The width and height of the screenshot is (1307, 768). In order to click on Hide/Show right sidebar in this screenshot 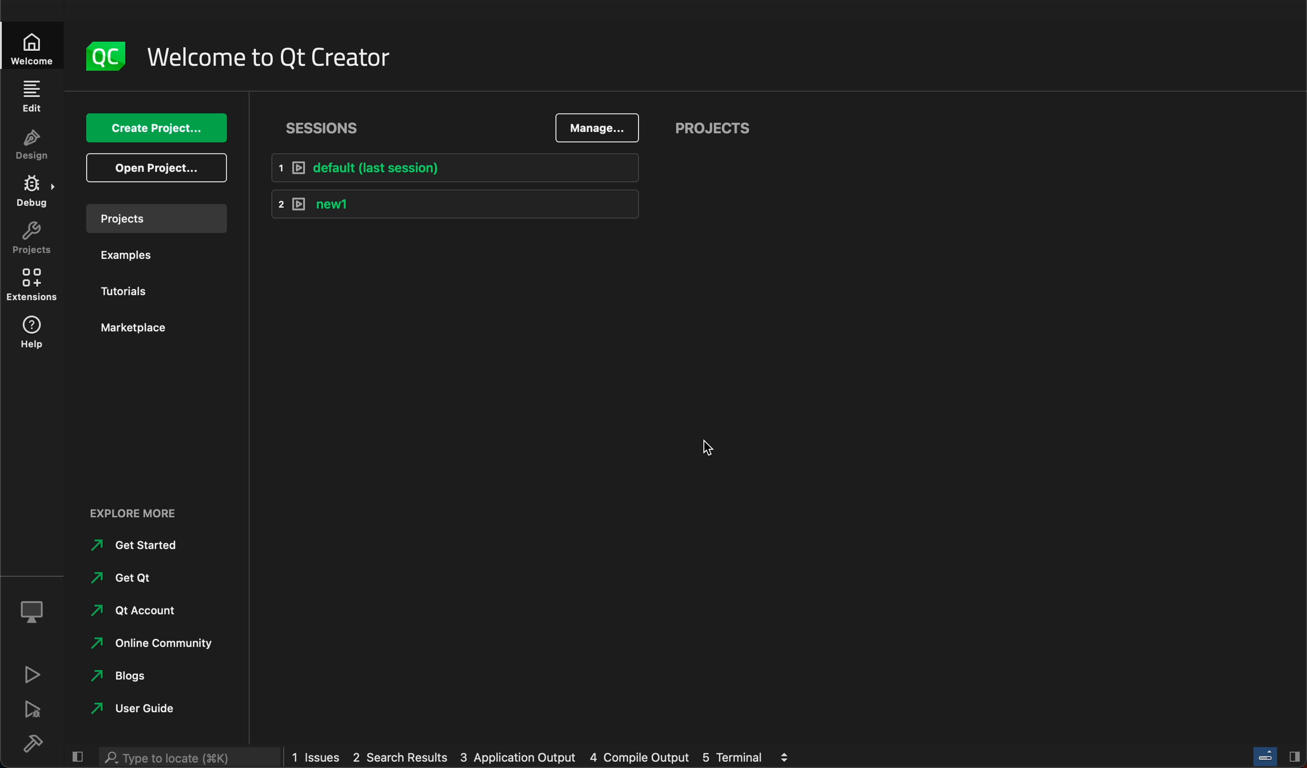, I will do `click(1294, 755)`.